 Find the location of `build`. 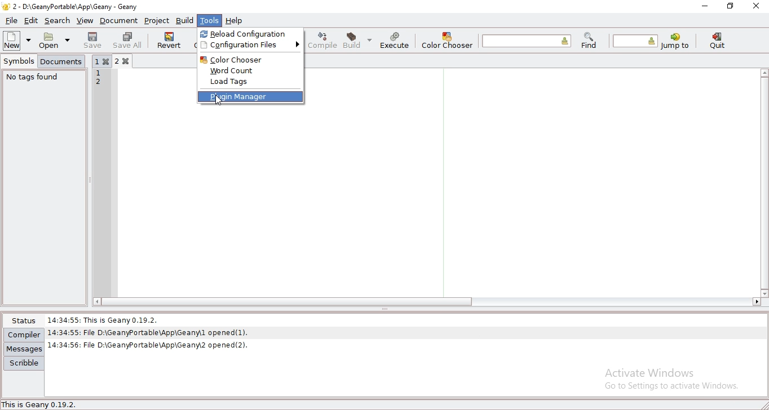

build is located at coordinates (356, 40).